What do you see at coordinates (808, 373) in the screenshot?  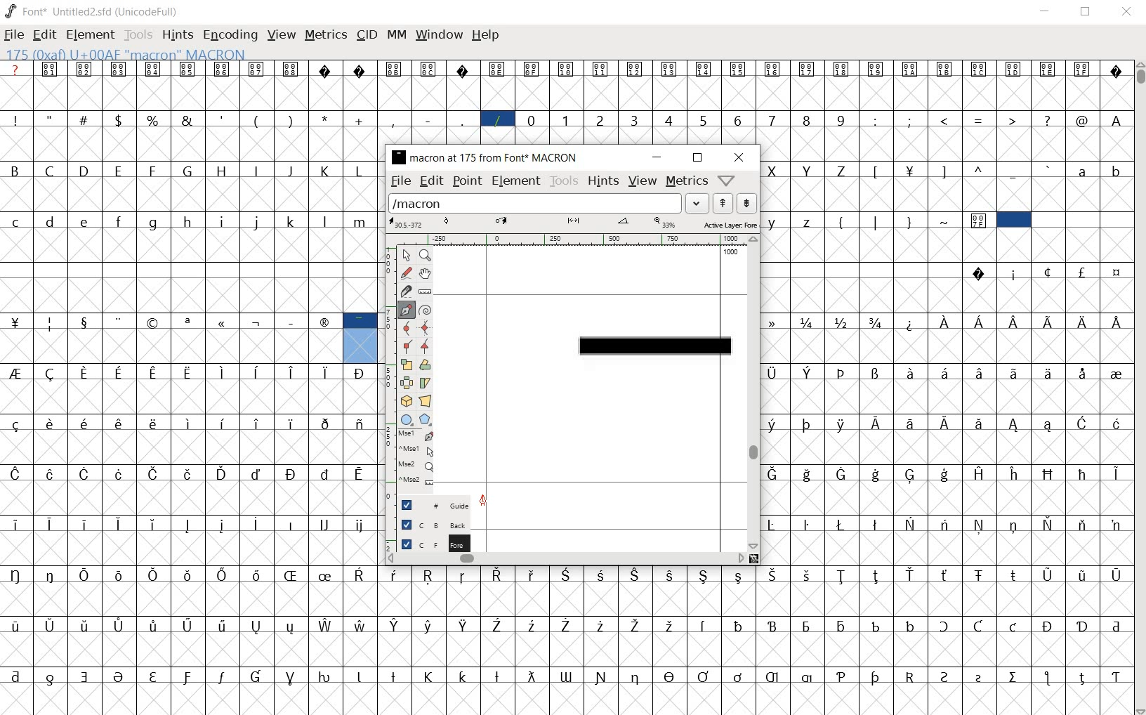 I see `Symbol` at bounding box center [808, 373].